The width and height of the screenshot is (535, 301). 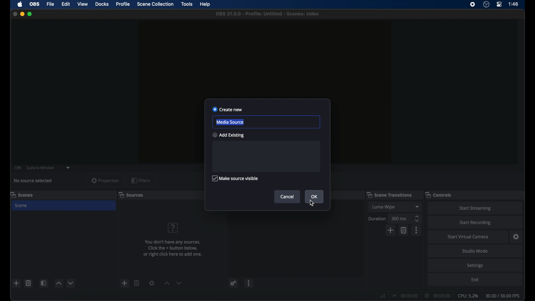 I want to click on stepper buttons, so click(x=417, y=219).